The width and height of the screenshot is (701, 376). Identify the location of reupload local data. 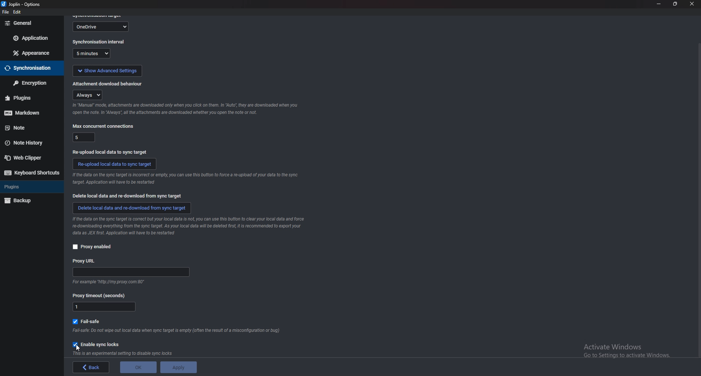
(115, 164).